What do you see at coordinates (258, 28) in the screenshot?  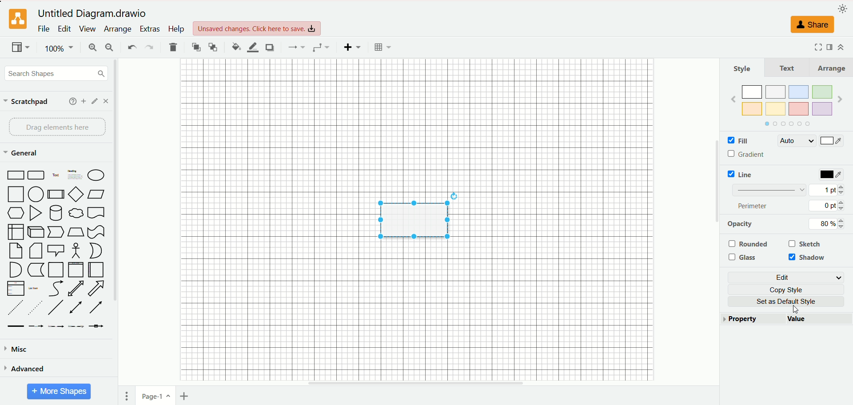 I see `click here to save` at bounding box center [258, 28].